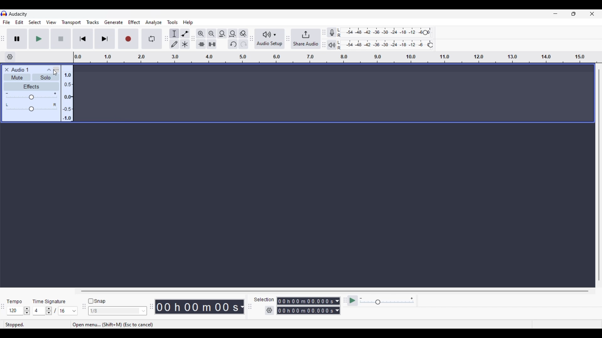 The width and height of the screenshot is (602, 338). Describe the element at coordinates (92, 22) in the screenshot. I see `Tracks menu` at that location.